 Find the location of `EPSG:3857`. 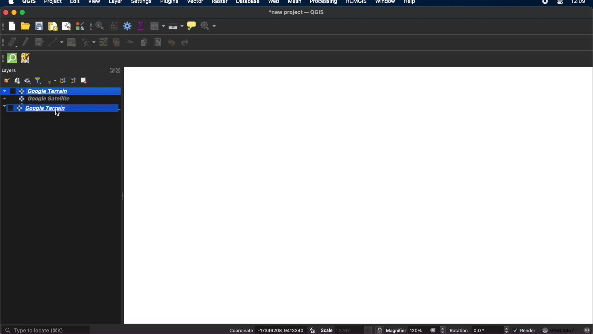

EPSG:3857 is located at coordinates (560, 330).